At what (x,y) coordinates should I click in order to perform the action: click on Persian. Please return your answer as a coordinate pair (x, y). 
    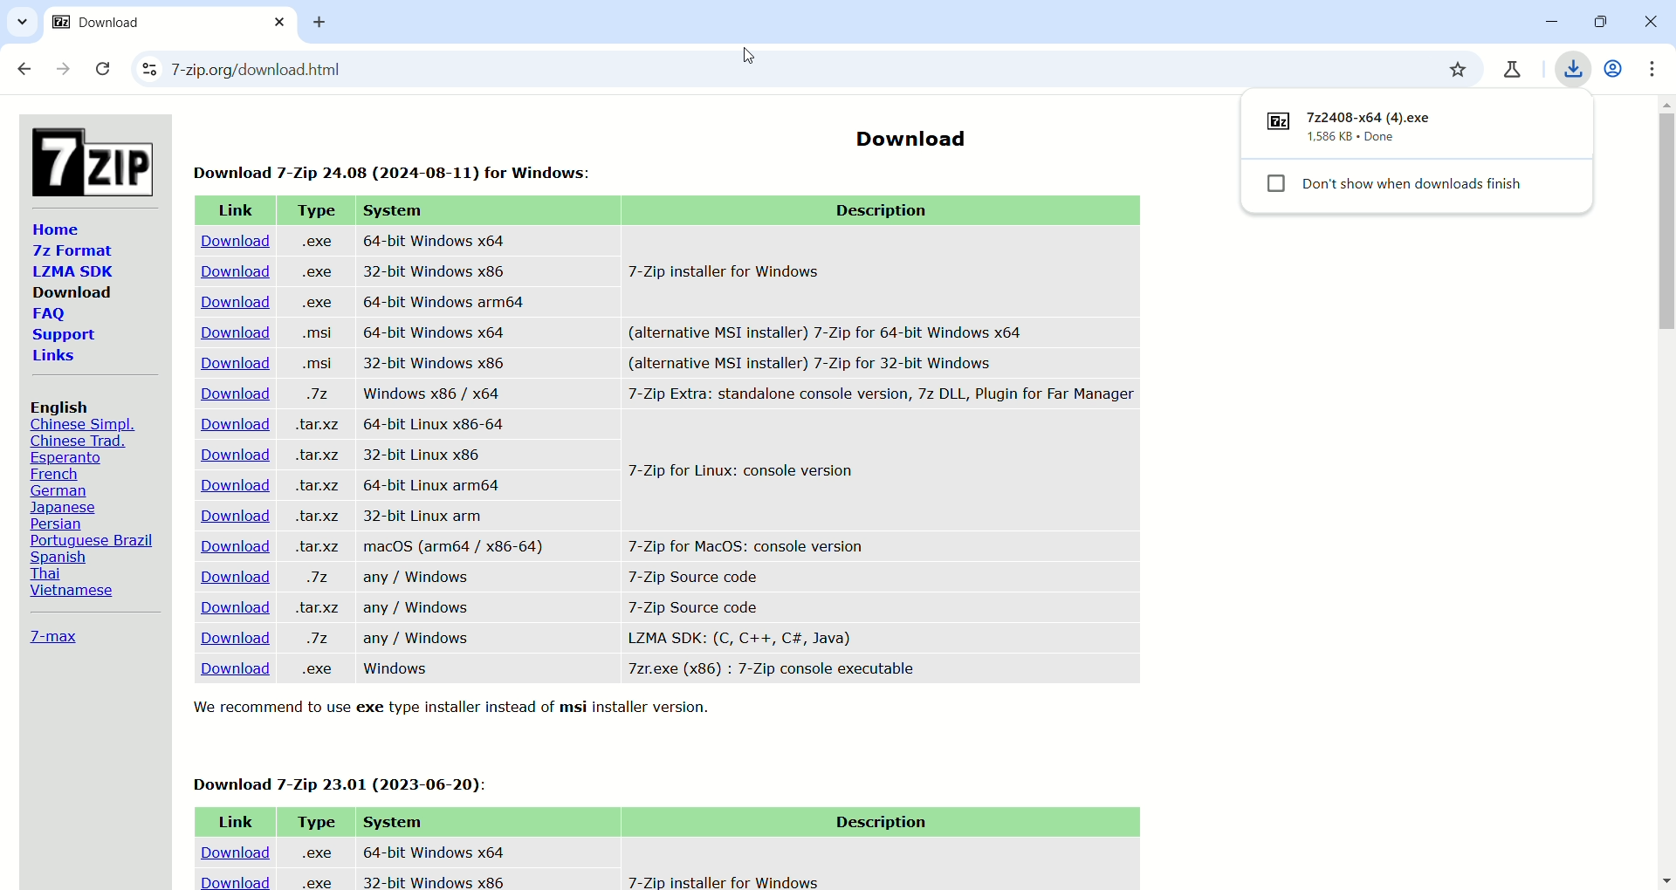
    Looking at the image, I should click on (61, 524).